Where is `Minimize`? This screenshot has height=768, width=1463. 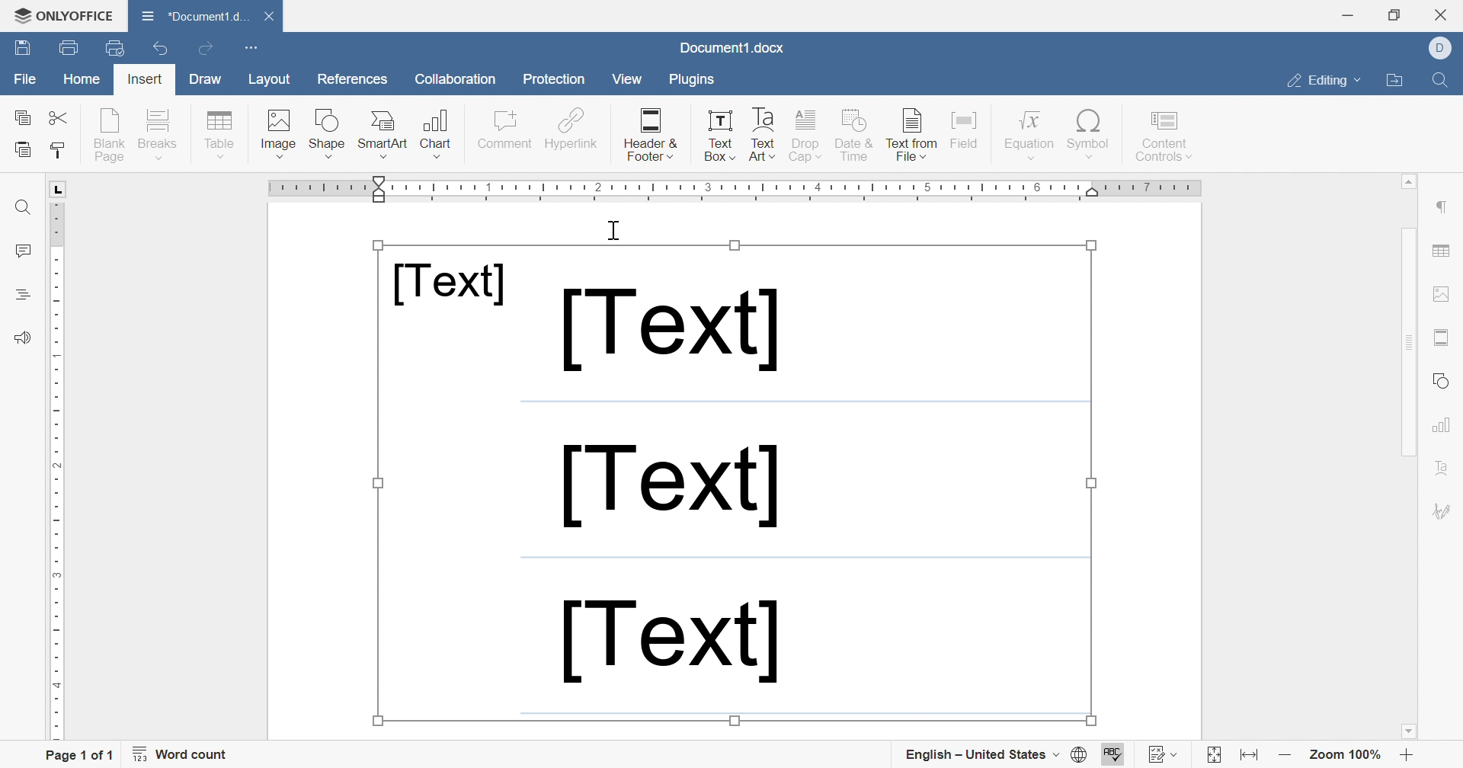 Minimize is located at coordinates (1348, 16).